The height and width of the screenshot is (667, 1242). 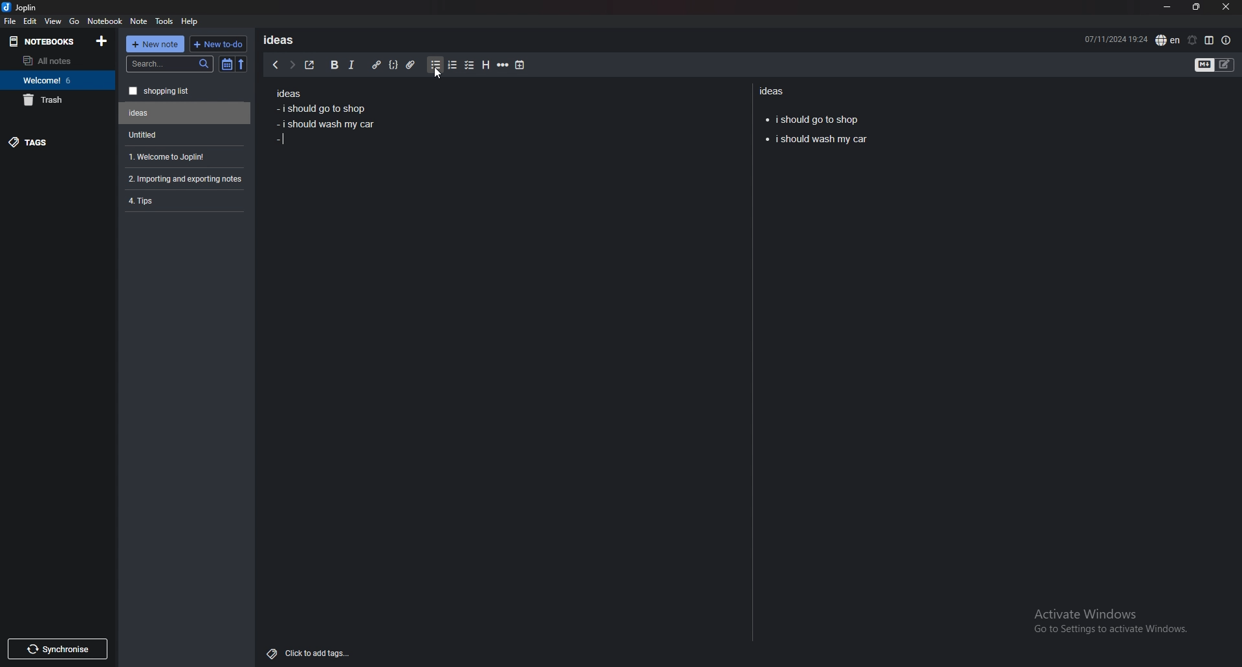 What do you see at coordinates (1226, 41) in the screenshot?
I see `note properties` at bounding box center [1226, 41].